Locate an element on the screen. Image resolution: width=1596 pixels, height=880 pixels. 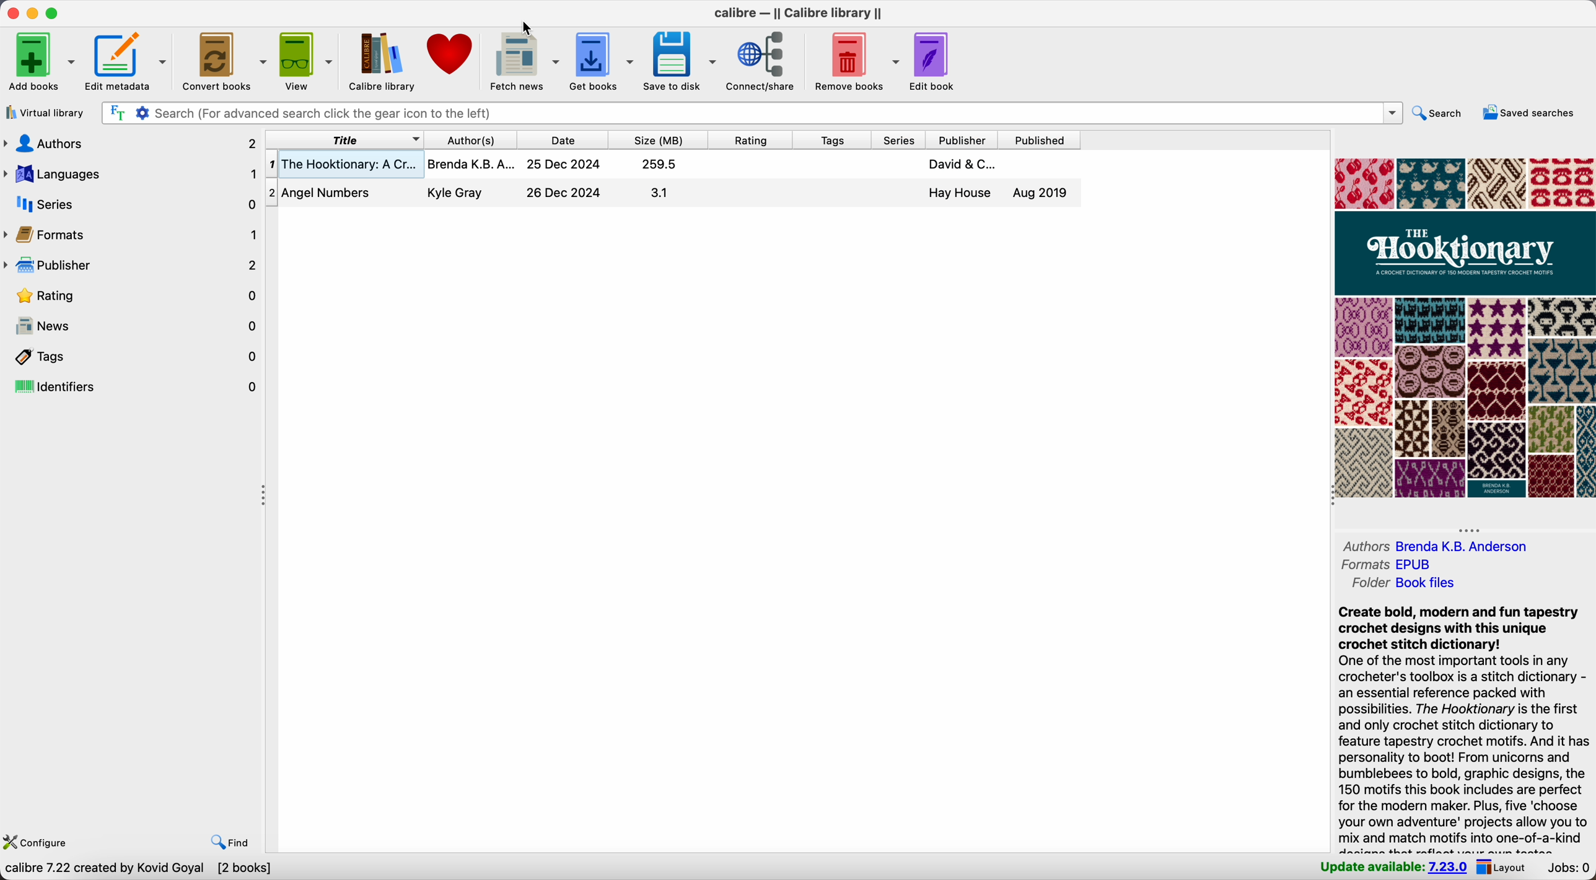
authors is located at coordinates (1439, 546).